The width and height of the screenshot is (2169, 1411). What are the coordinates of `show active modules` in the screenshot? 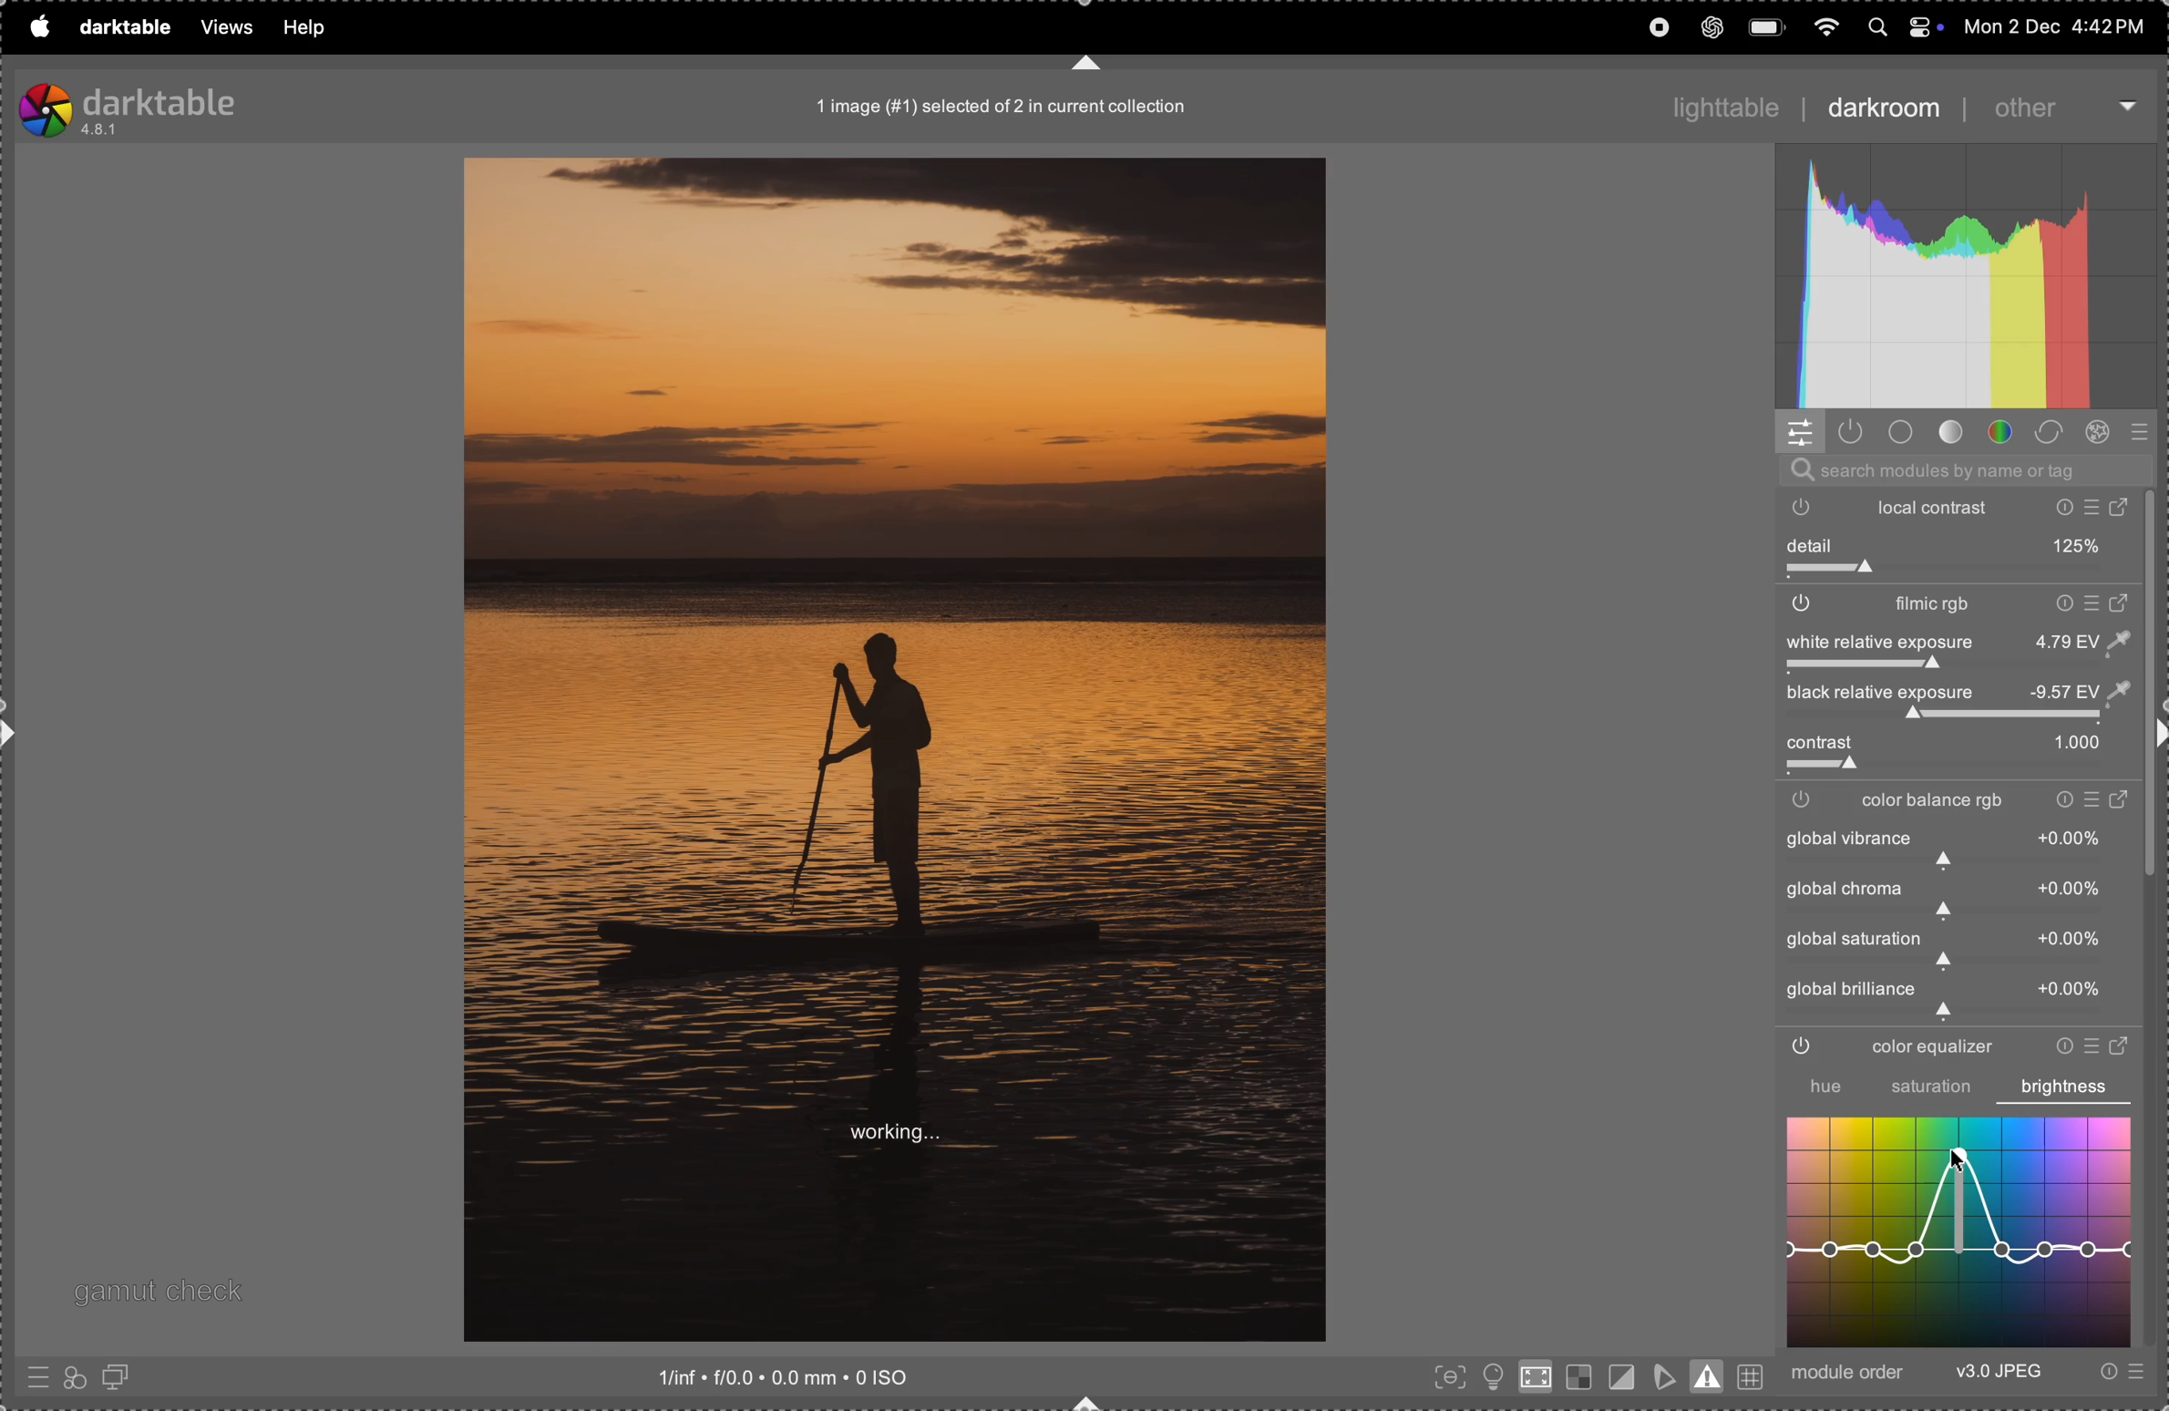 It's located at (1855, 433).